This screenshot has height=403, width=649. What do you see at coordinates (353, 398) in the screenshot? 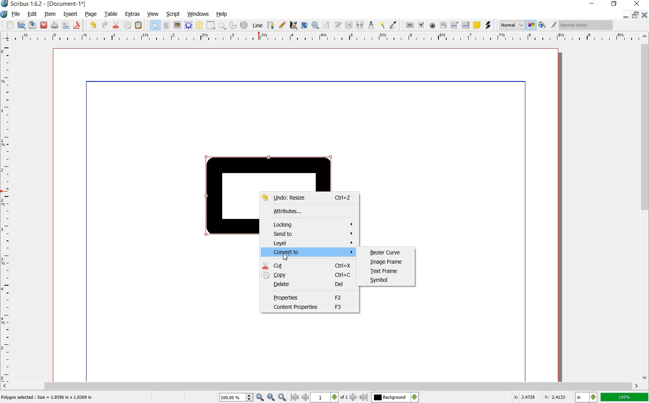
I see `next page` at bounding box center [353, 398].